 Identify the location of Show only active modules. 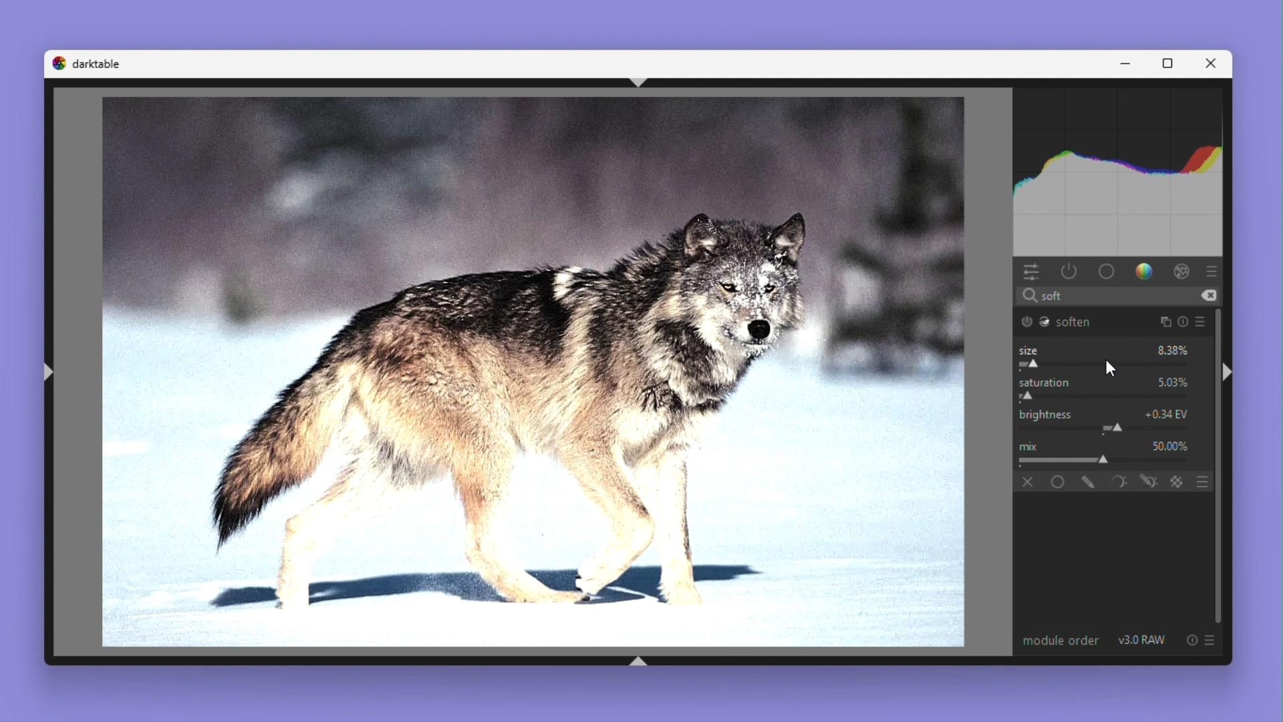
(1070, 271).